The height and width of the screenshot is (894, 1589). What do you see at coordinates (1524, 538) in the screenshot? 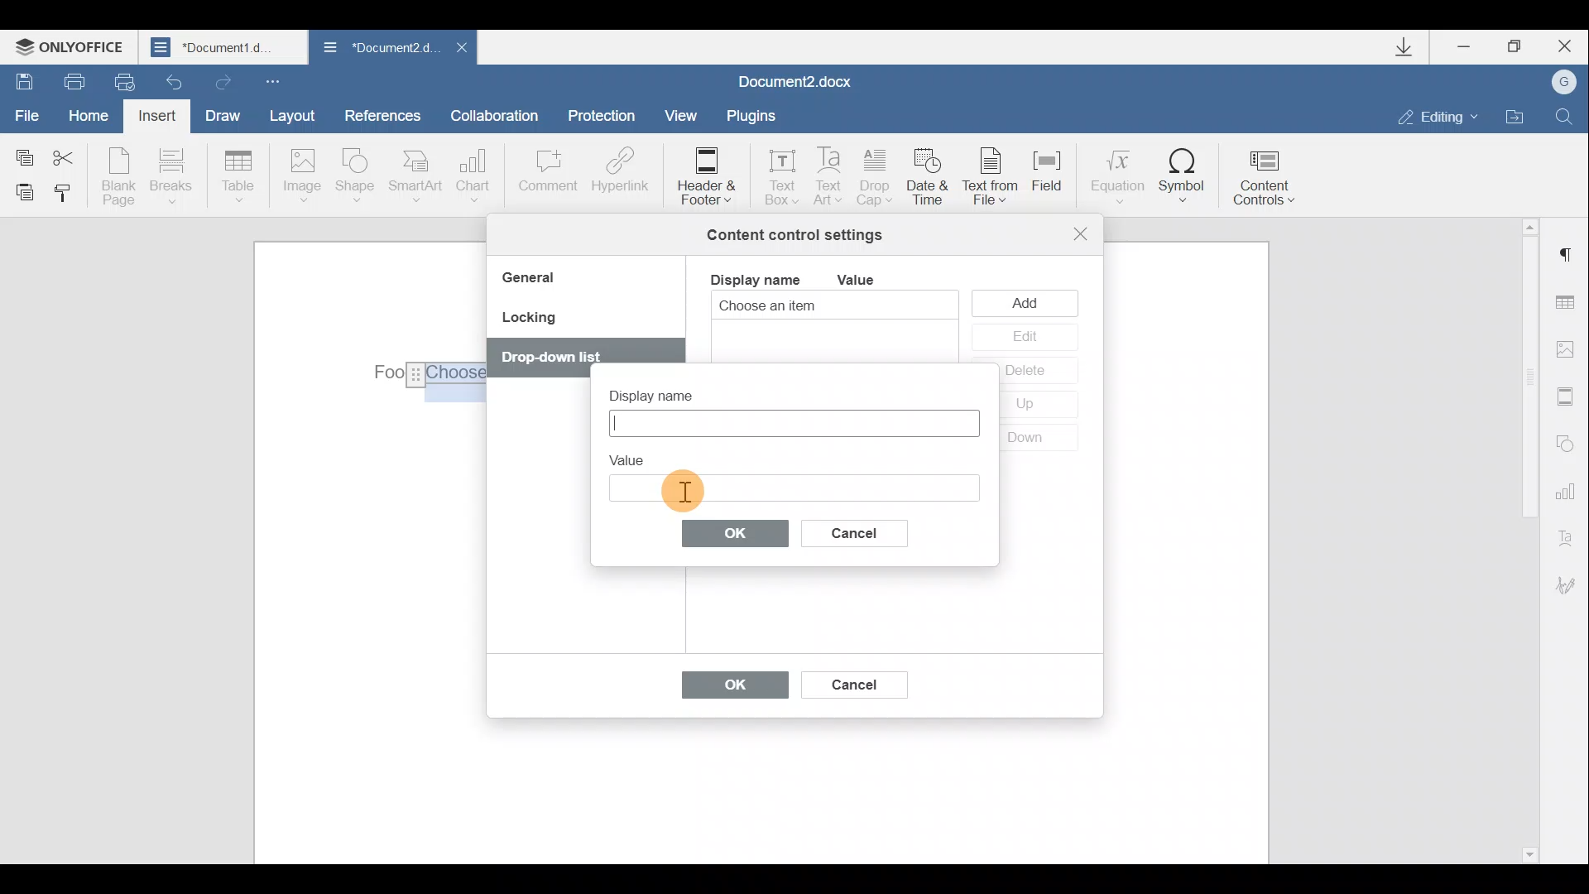
I see `Scroll bar` at bounding box center [1524, 538].